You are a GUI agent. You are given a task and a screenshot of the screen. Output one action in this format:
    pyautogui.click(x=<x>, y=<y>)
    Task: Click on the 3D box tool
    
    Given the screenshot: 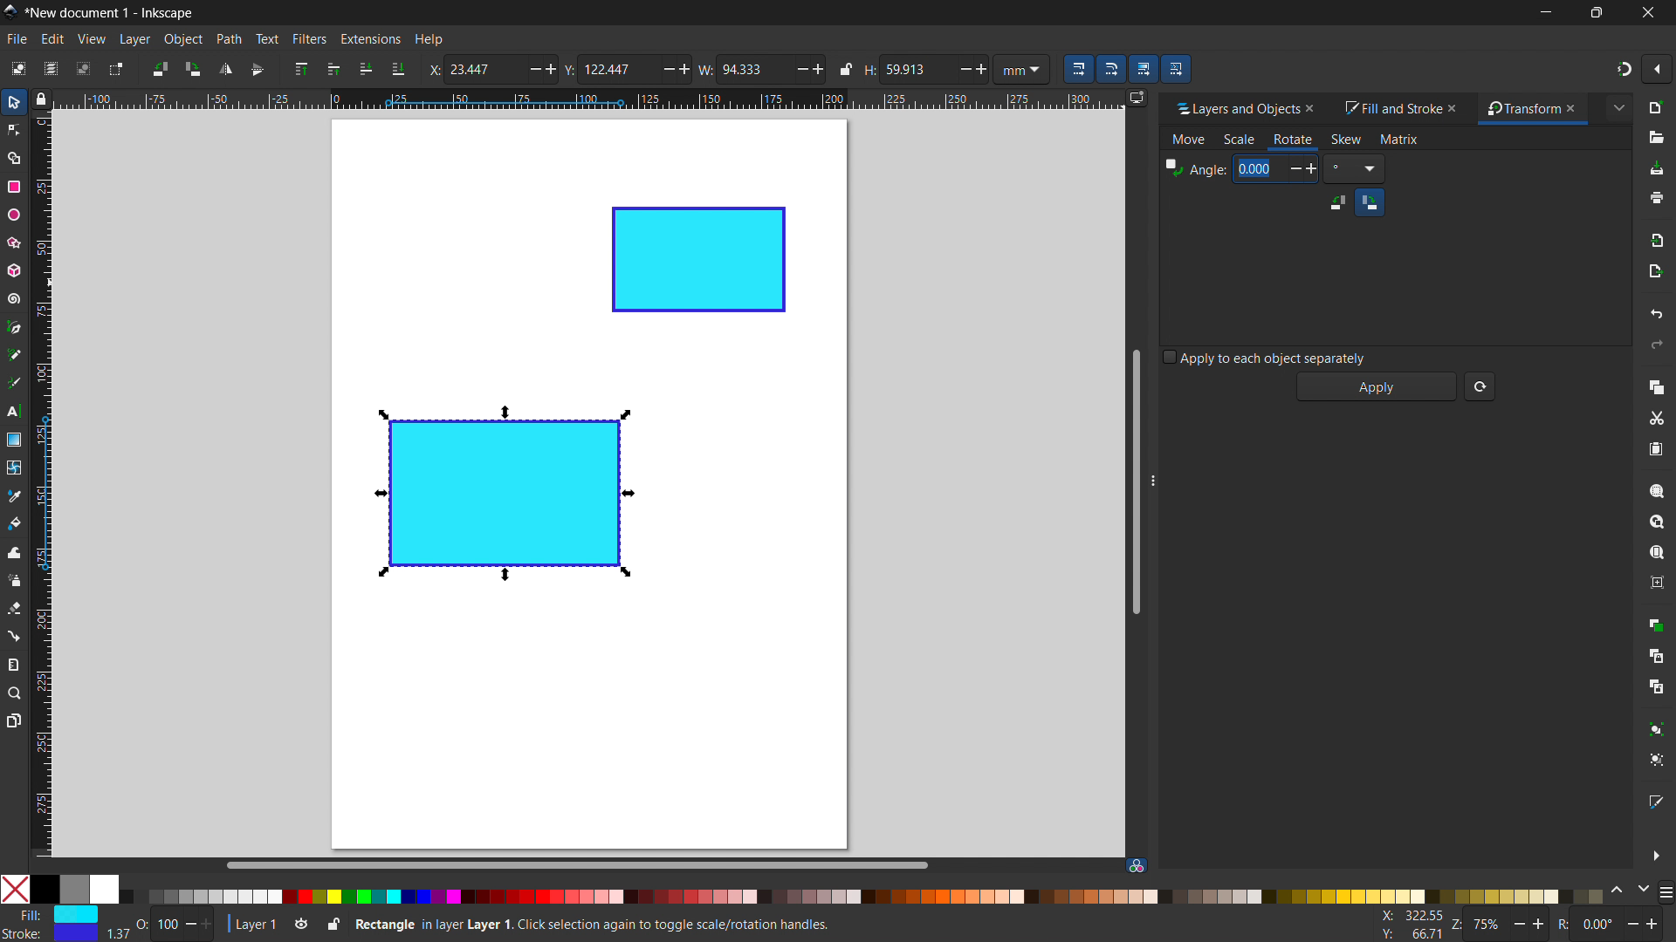 What is the action you would take?
    pyautogui.click(x=12, y=270)
    